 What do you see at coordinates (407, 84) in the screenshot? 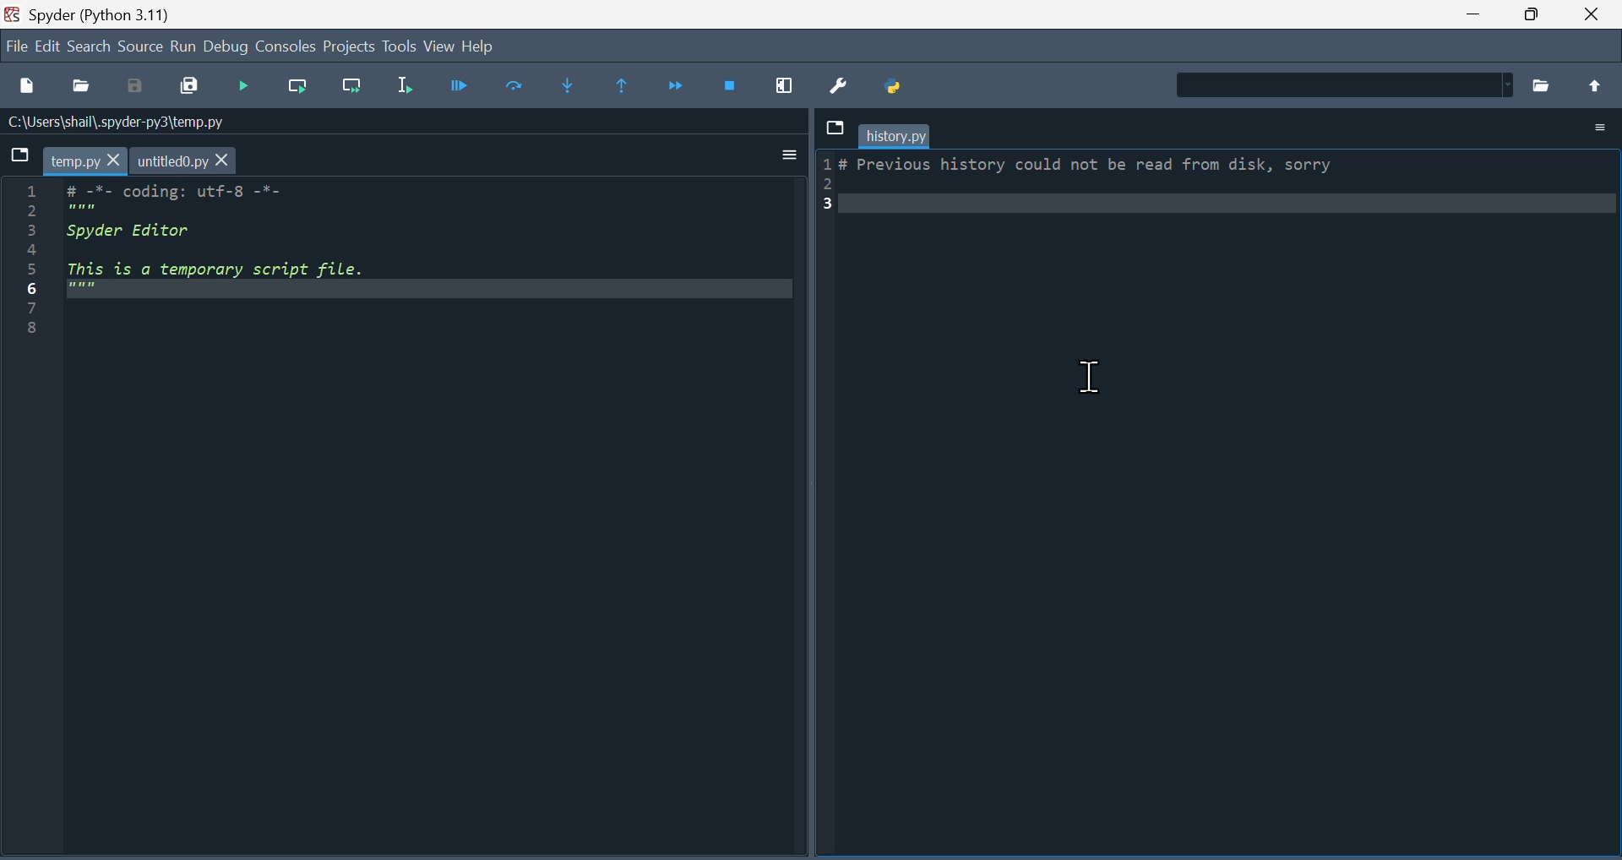
I see `Run selection` at bounding box center [407, 84].